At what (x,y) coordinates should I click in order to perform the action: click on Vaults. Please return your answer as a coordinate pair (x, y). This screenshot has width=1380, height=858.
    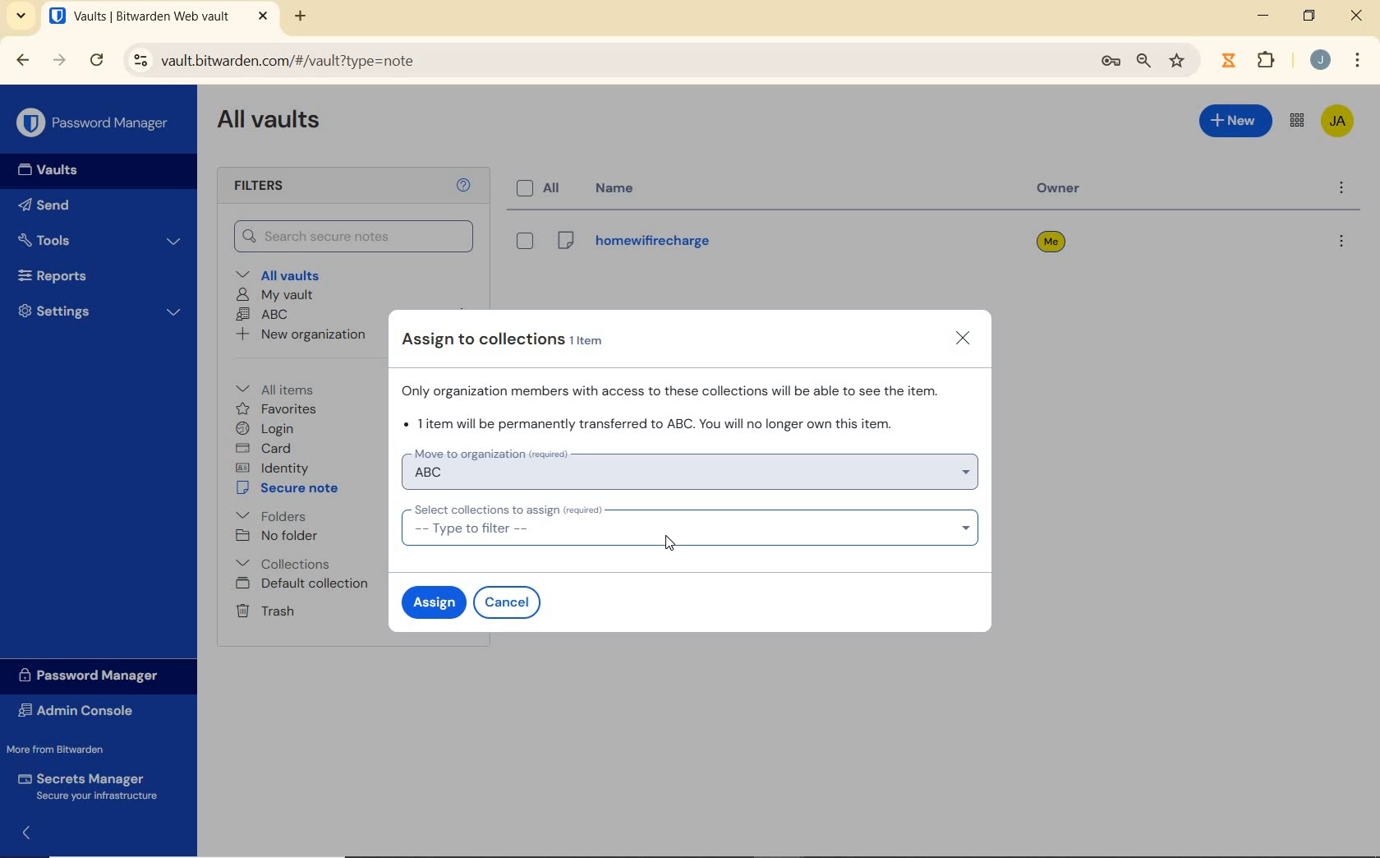
    Looking at the image, I should click on (43, 170).